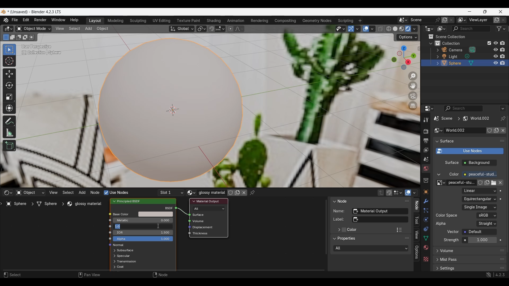 Image resolution: width=509 pixels, height=286 pixels. Describe the element at coordinates (479, 191) in the screenshot. I see `Texture interpolation` at that location.